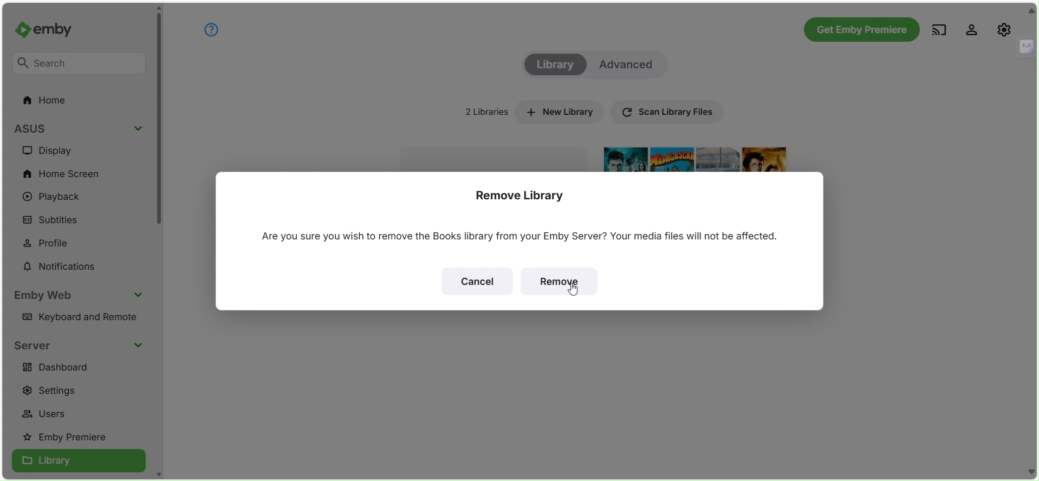 This screenshot has height=481, width=1039. What do you see at coordinates (46, 295) in the screenshot?
I see `Emby Web` at bounding box center [46, 295].